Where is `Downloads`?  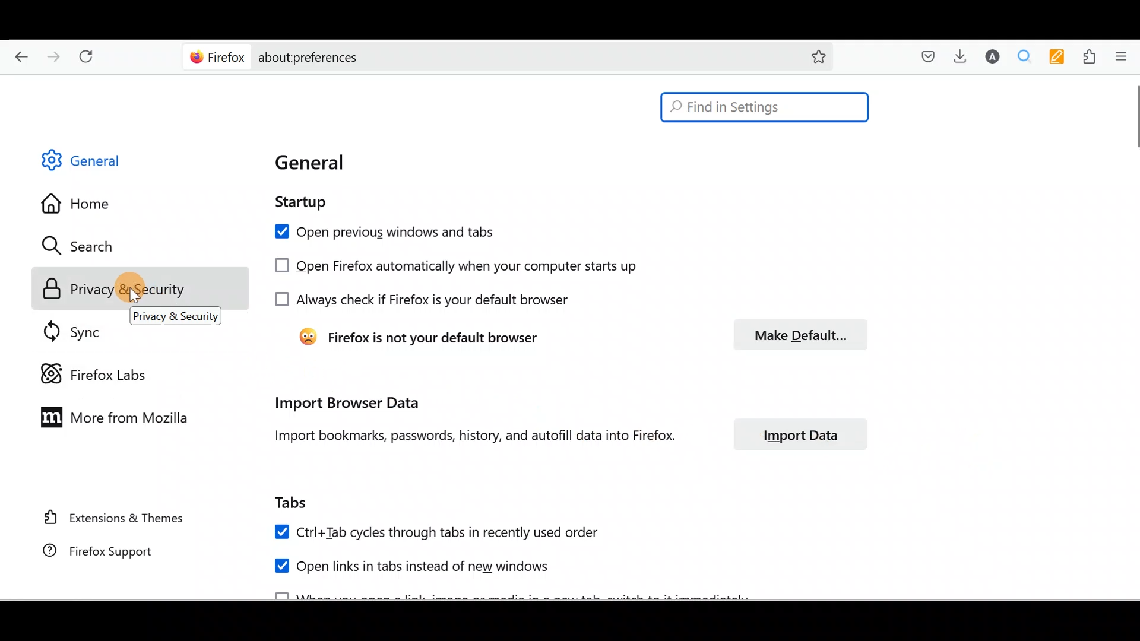 Downloads is located at coordinates (964, 55).